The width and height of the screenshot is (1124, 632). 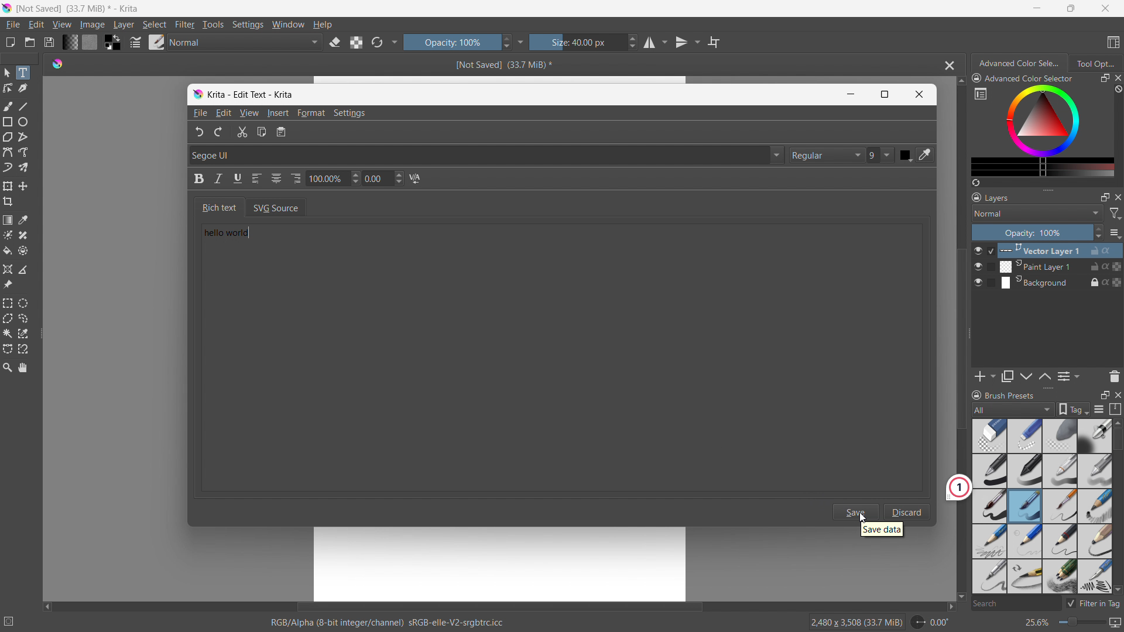 I want to click on pan tool, so click(x=23, y=367).